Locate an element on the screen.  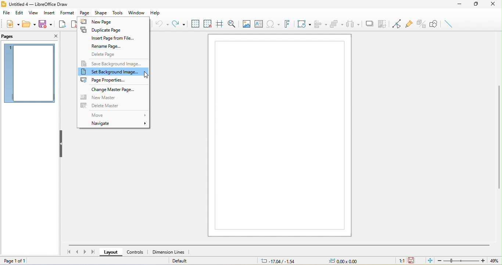
1:1 is located at coordinates (397, 261).